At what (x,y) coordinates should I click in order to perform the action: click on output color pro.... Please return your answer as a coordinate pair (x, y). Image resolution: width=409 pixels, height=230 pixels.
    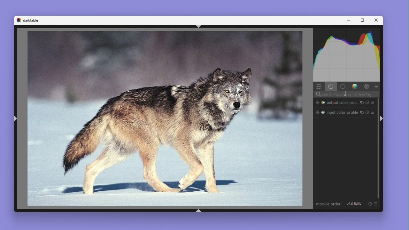
    Looking at the image, I should click on (343, 103).